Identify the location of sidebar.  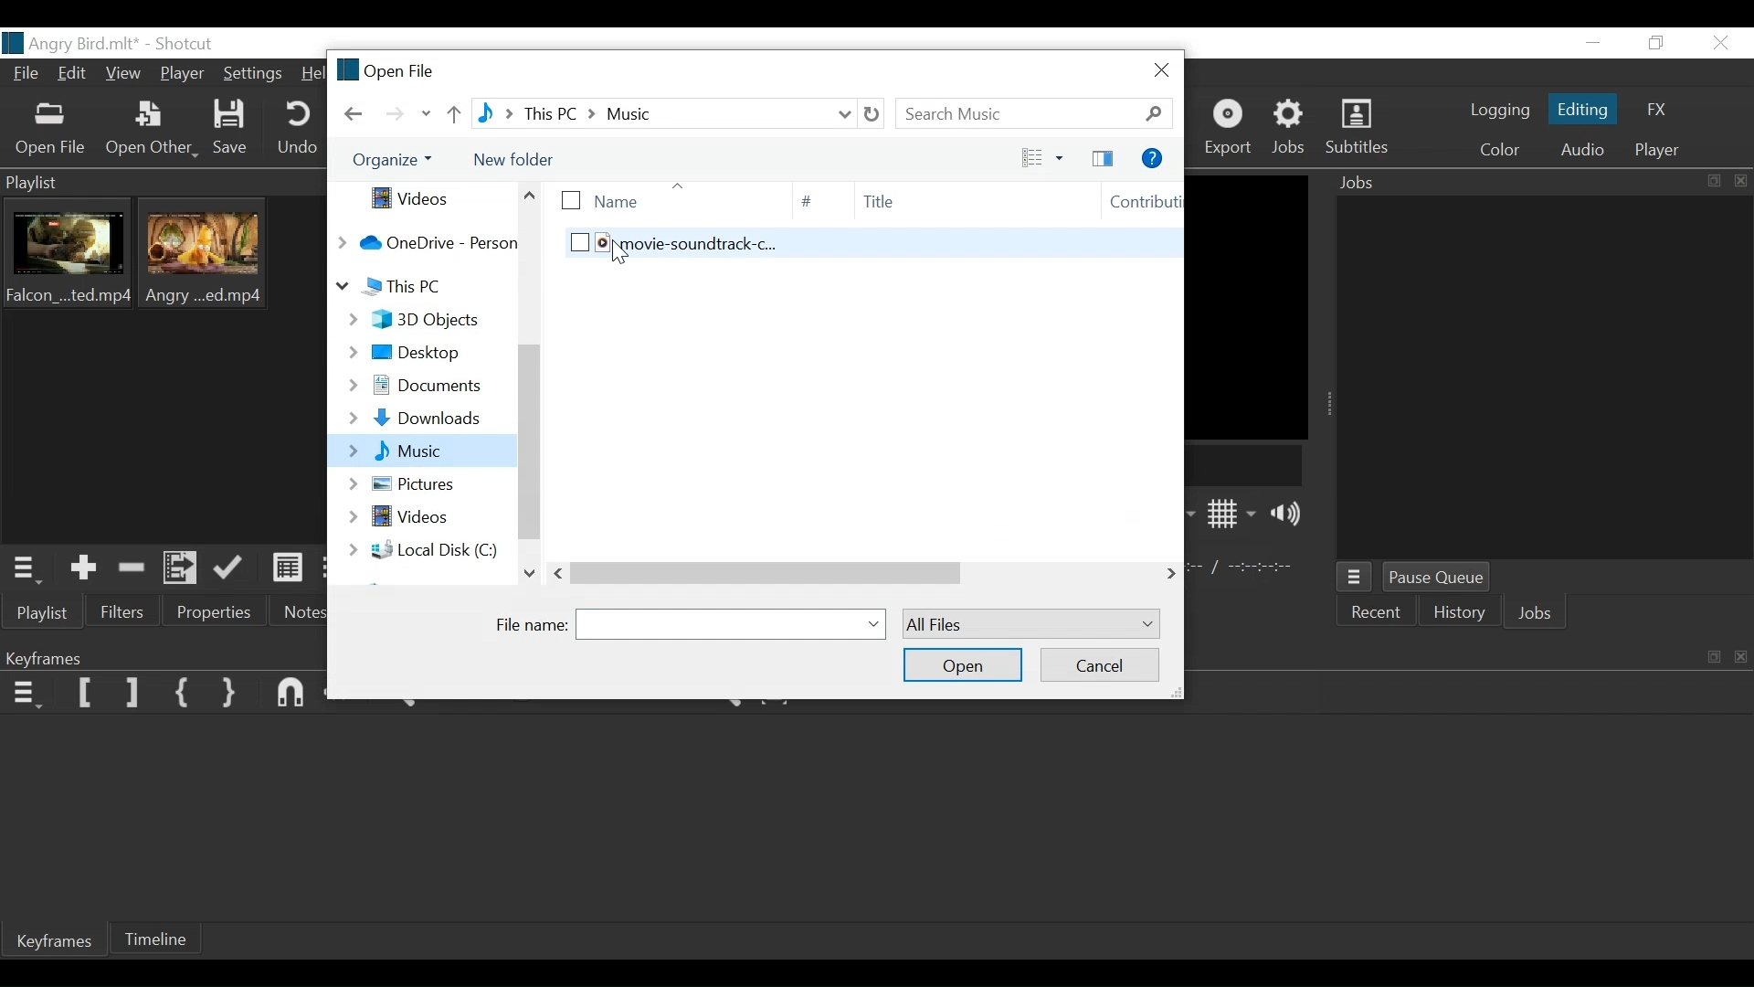
(1100, 157).